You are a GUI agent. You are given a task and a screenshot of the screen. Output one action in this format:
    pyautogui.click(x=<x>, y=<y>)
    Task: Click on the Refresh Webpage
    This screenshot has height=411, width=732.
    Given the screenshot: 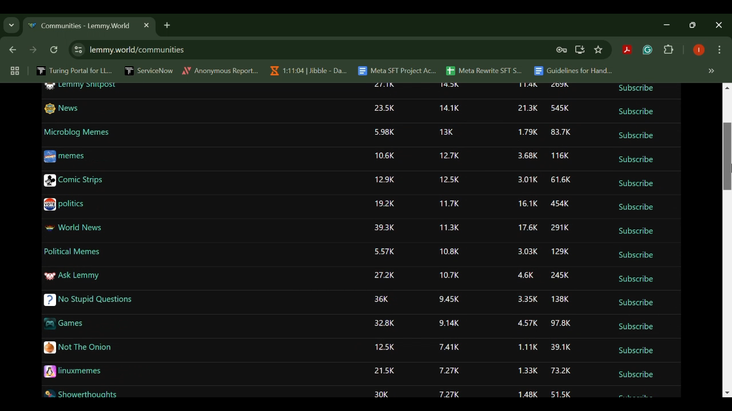 What is the action you would take?
    pyautogui.click(x=55, y=51)
    